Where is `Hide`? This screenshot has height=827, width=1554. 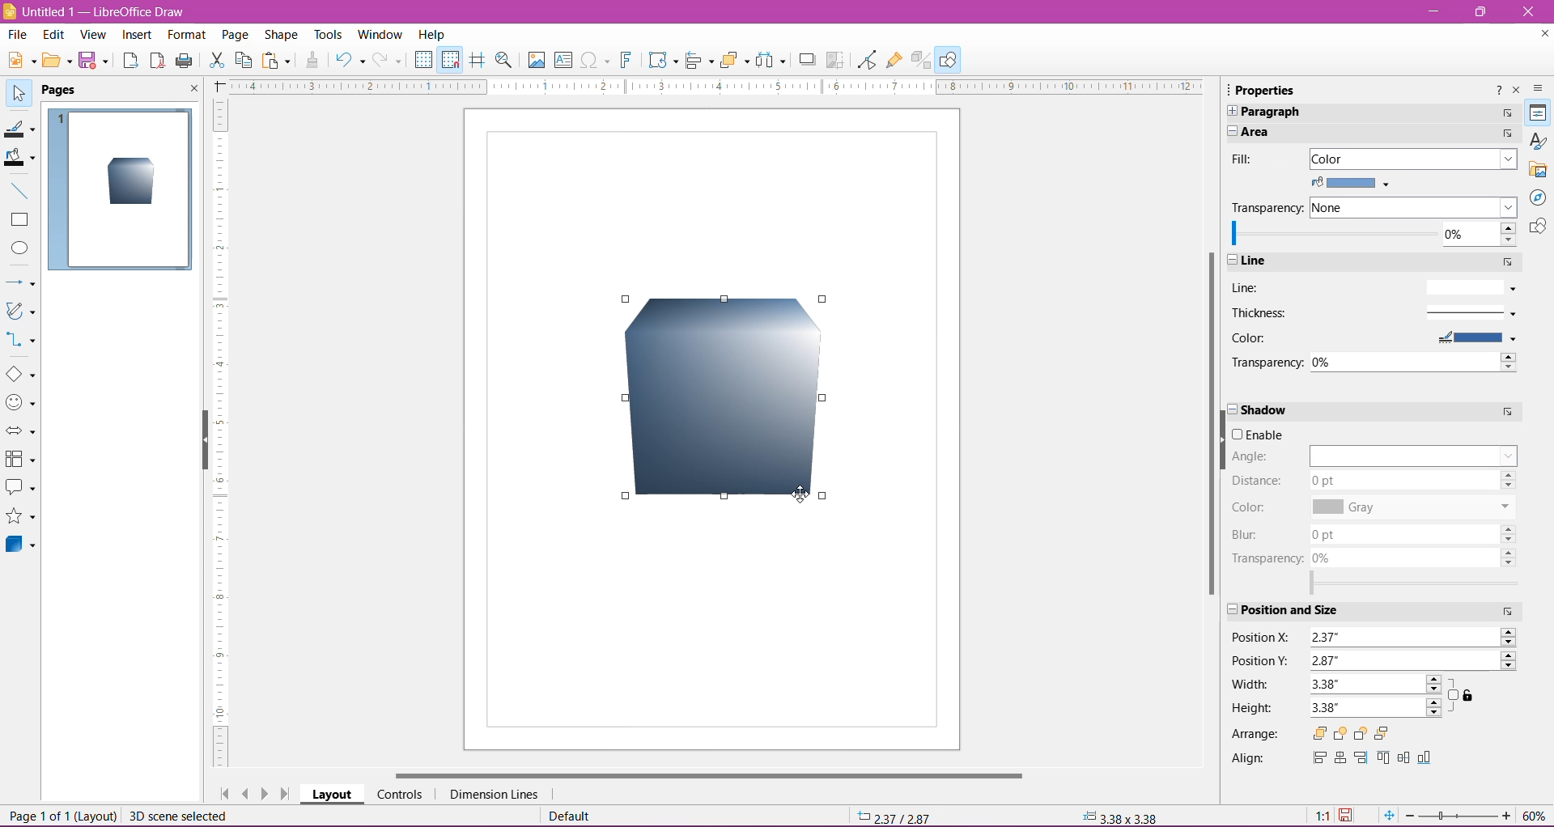
Hide is located at coordinates (202, 441).